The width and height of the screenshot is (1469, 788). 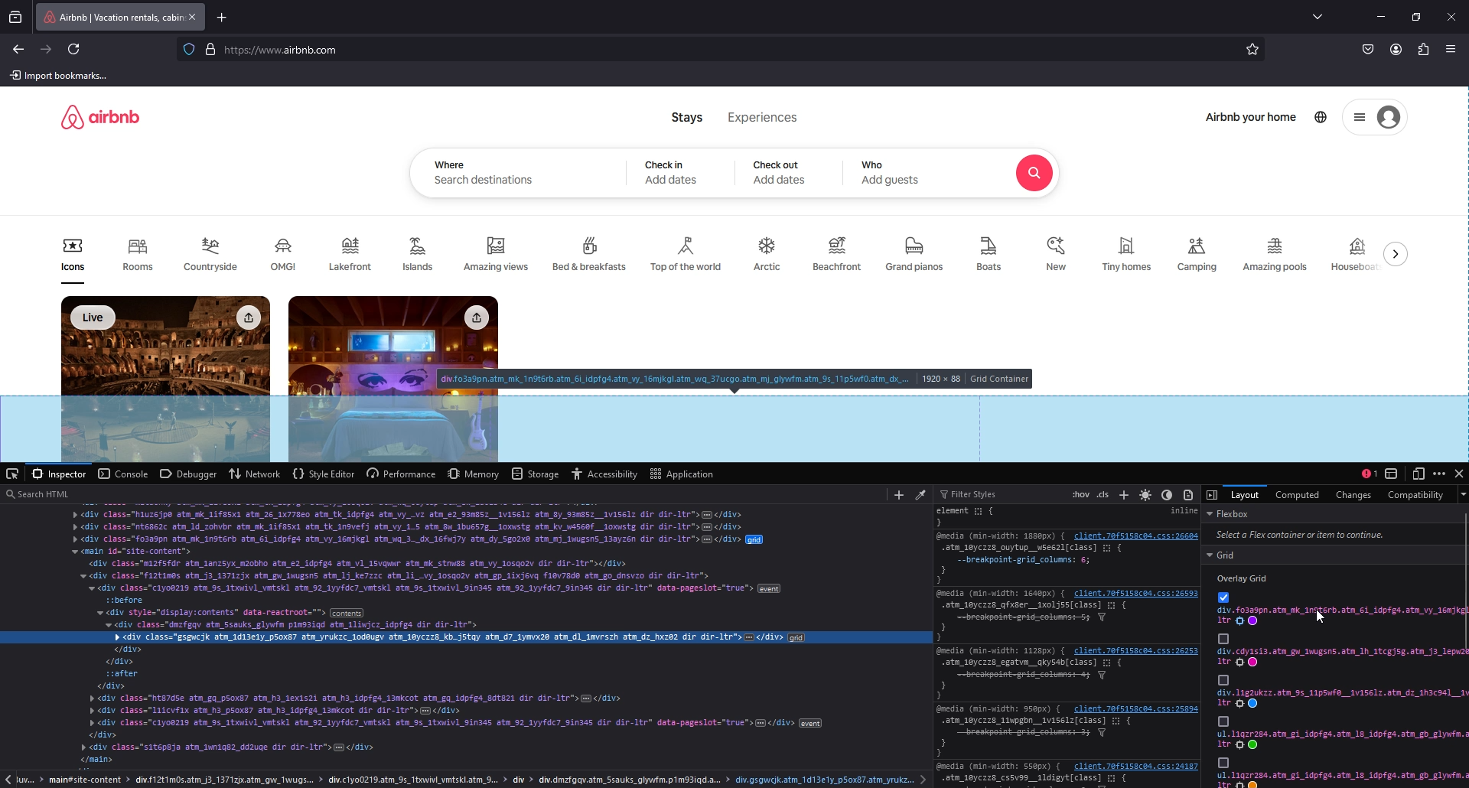 I want to click on Add dates, so click(x=780, y=181).